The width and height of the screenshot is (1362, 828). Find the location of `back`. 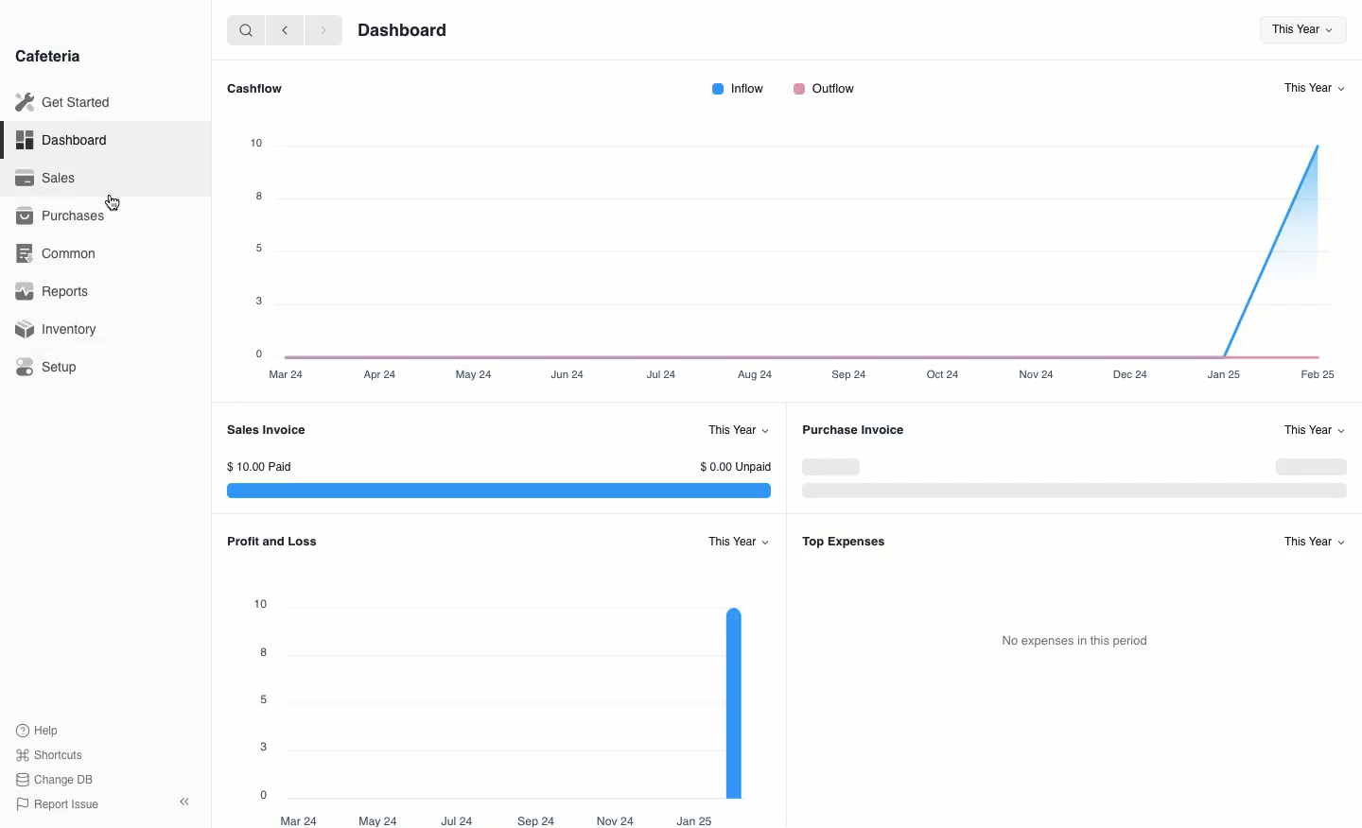

back is located at coordinates (288, 30).